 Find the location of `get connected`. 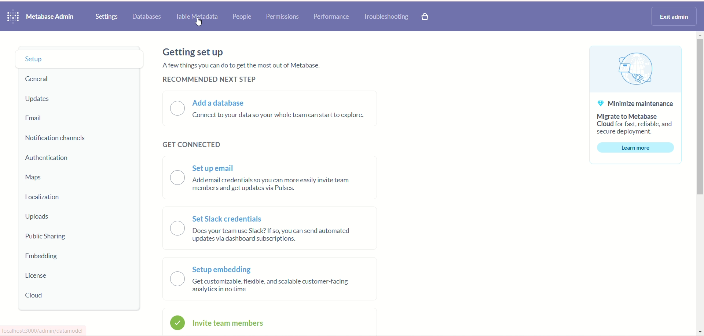

get connected is located at coordinates (189, 147).